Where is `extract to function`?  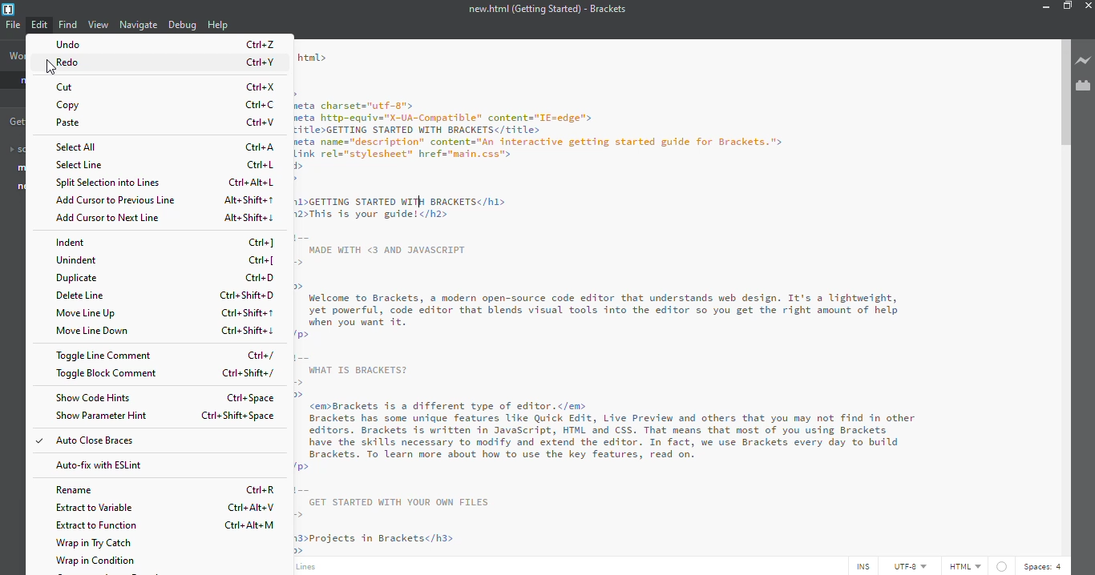
extract to function is located at coordinates (98, 526).